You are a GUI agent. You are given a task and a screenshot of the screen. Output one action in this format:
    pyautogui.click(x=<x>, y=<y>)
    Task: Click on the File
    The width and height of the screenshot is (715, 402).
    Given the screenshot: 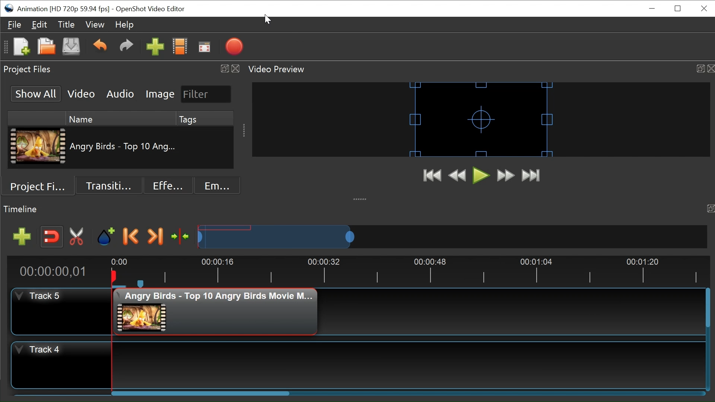 What is the action you would take?
    pyautogui.click(x=16, y=25)
    